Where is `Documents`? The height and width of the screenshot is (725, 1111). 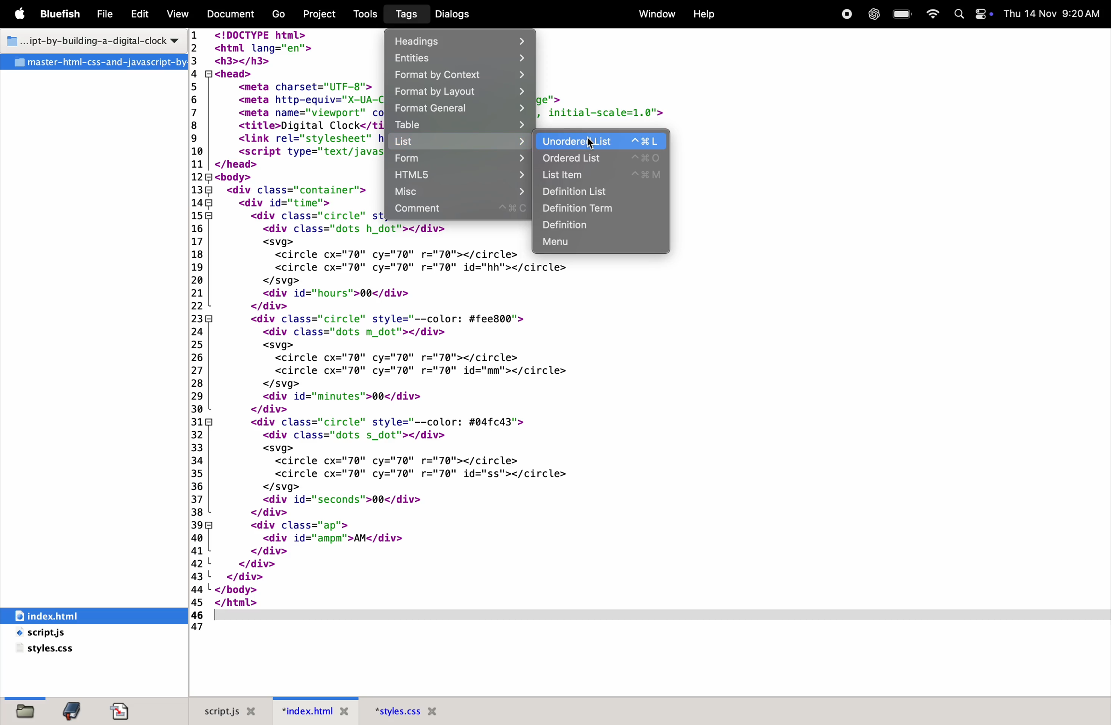 Documents is located at coordinates (232, 14).